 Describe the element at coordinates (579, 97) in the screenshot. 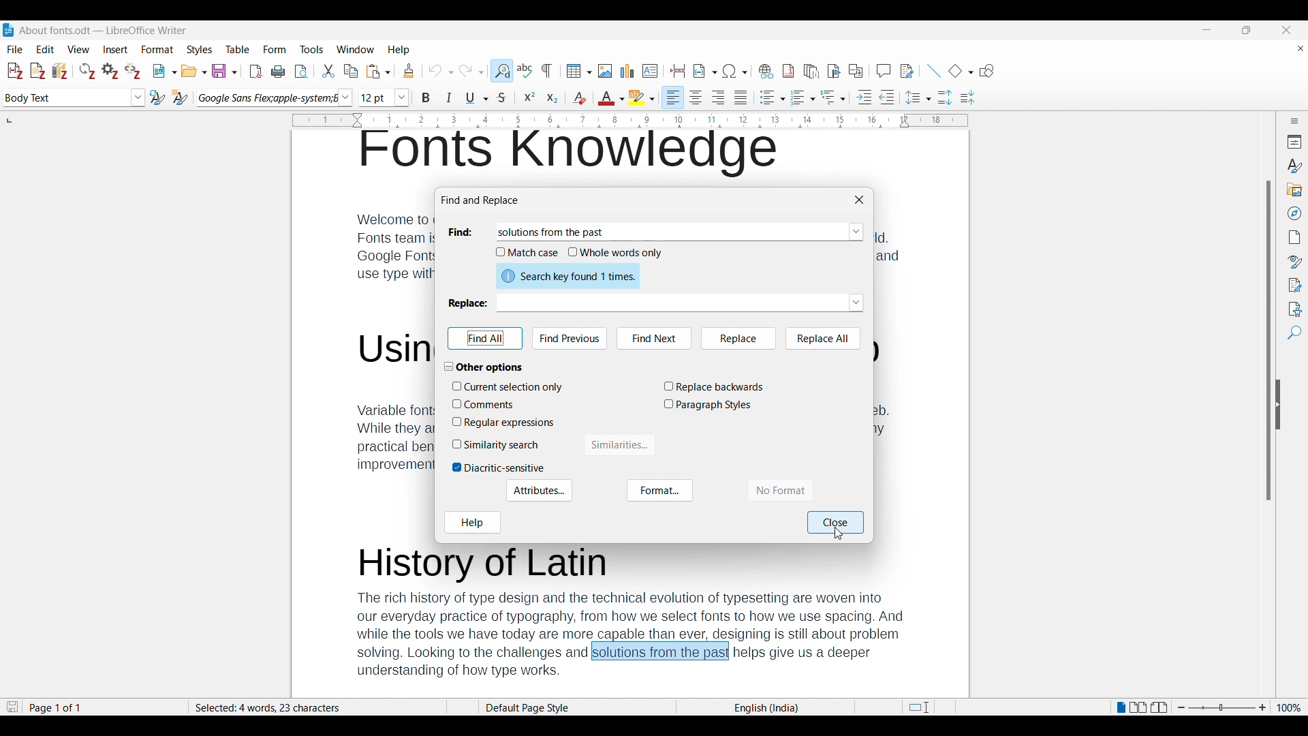

I see `Clear direct formatting` at that location.